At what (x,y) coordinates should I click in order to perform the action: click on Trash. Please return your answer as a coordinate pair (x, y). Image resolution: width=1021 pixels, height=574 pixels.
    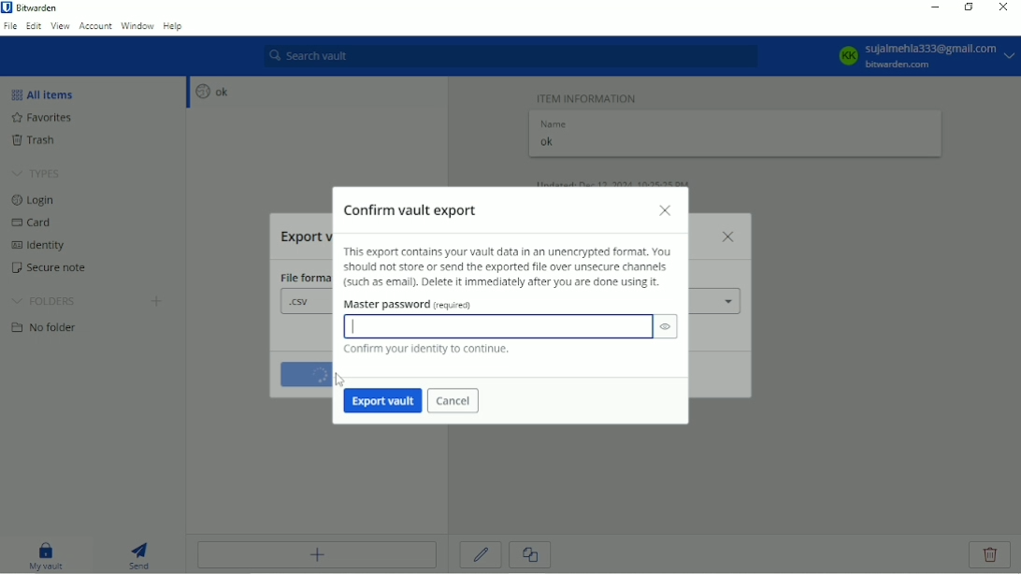
    Looking at the image, I should click on (44, 141).